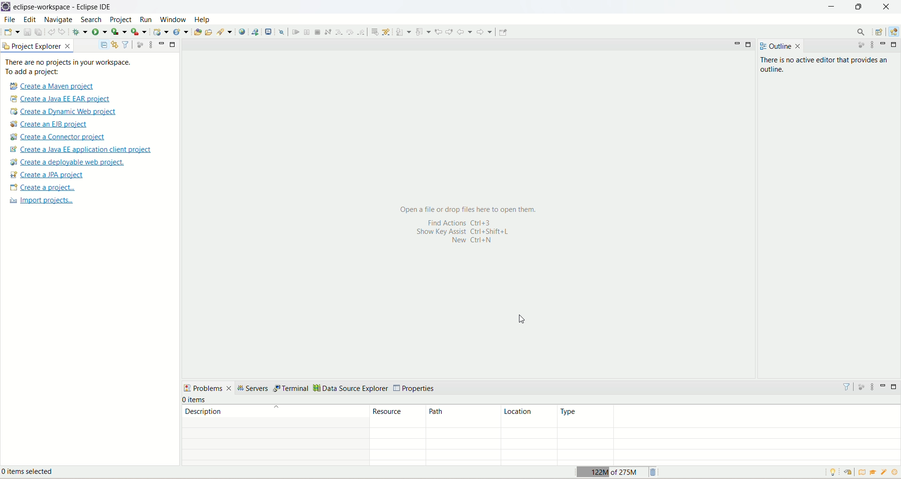 The height and width of the screenshot is (479, 901). Describe the element at coordinates (885, 44) in the screenshot. I see `minimize` at that location.